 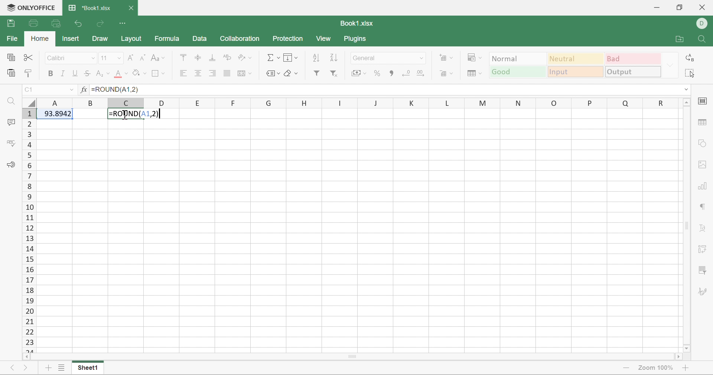 I want to click on Filter, so click(x=319, y=74).